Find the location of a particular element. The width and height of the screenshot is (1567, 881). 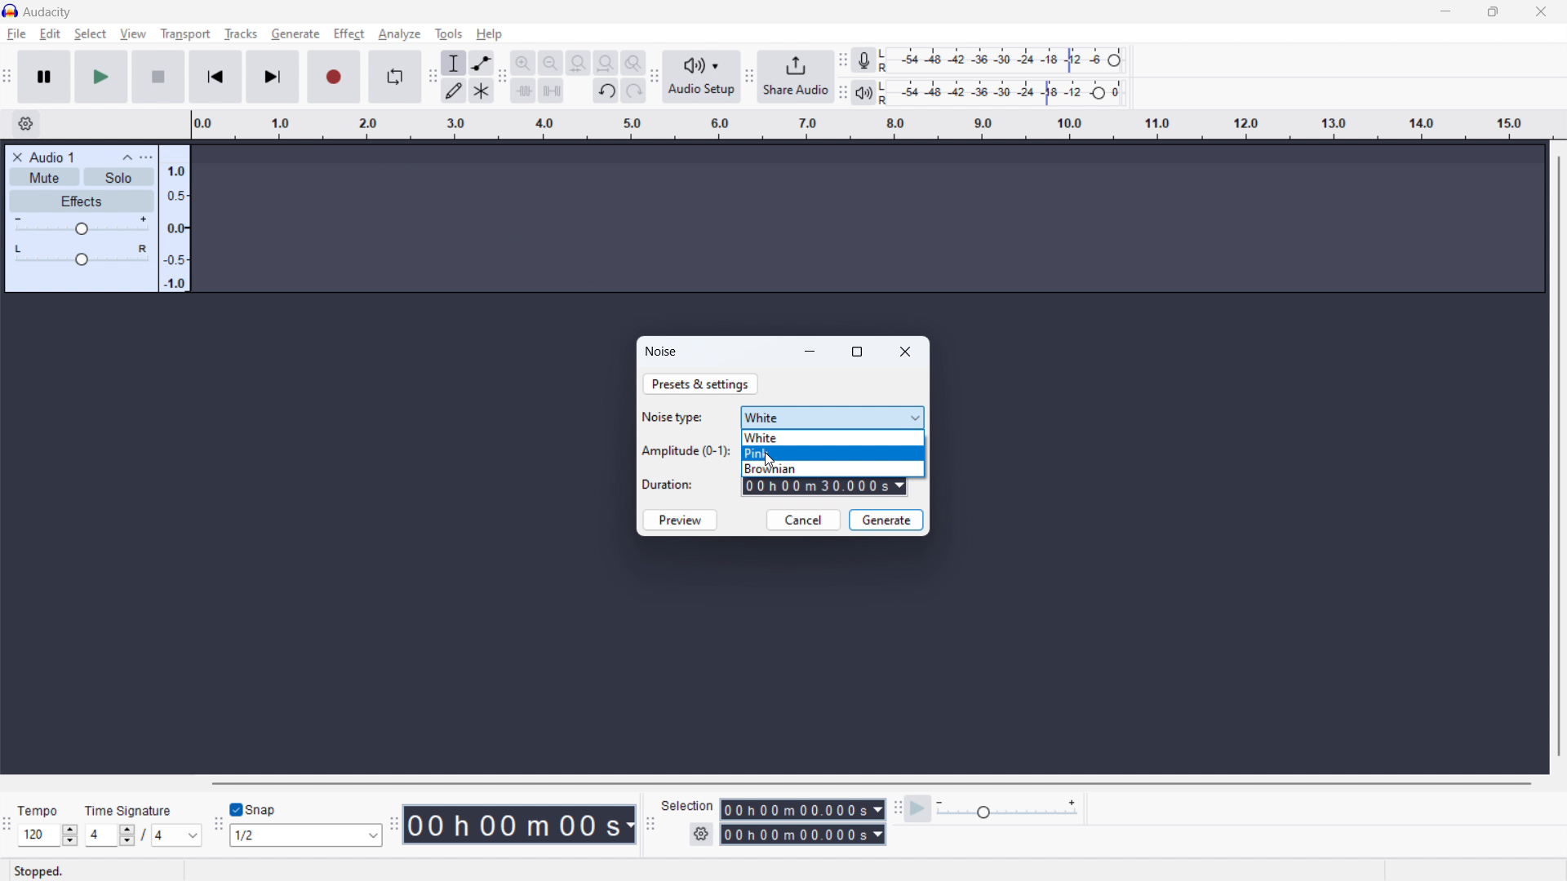

enable loop is located at coordinates (393, 77).